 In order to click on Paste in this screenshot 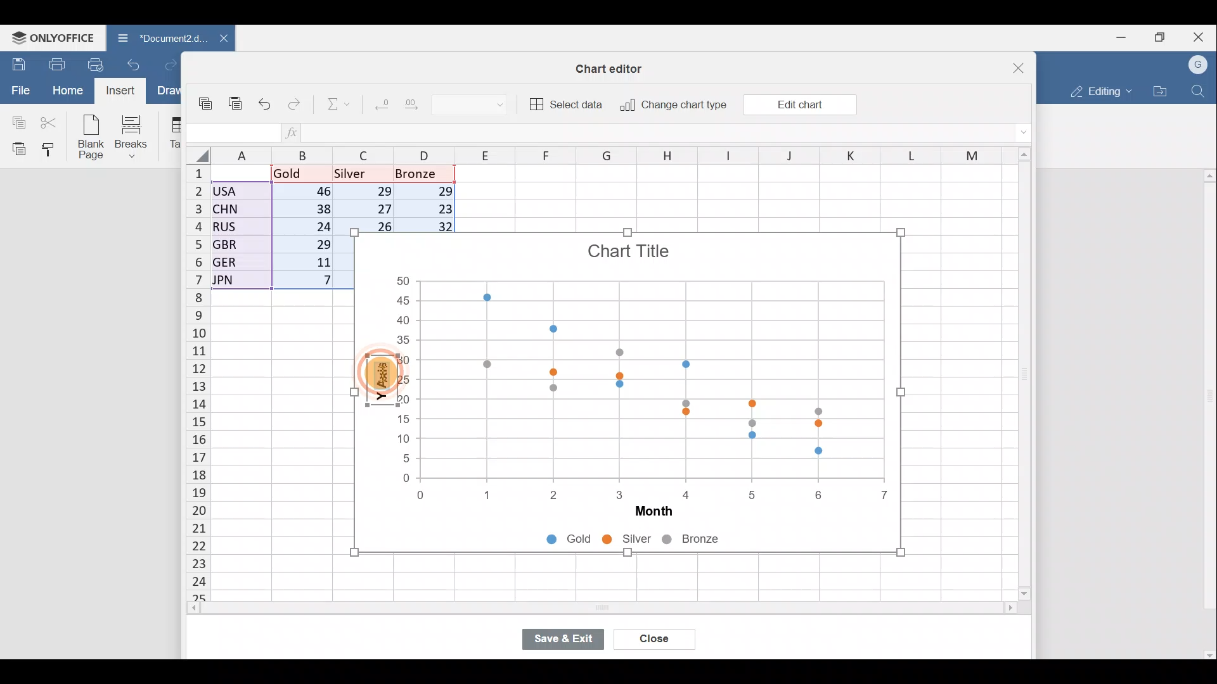, I will do `click(235, 98)`.